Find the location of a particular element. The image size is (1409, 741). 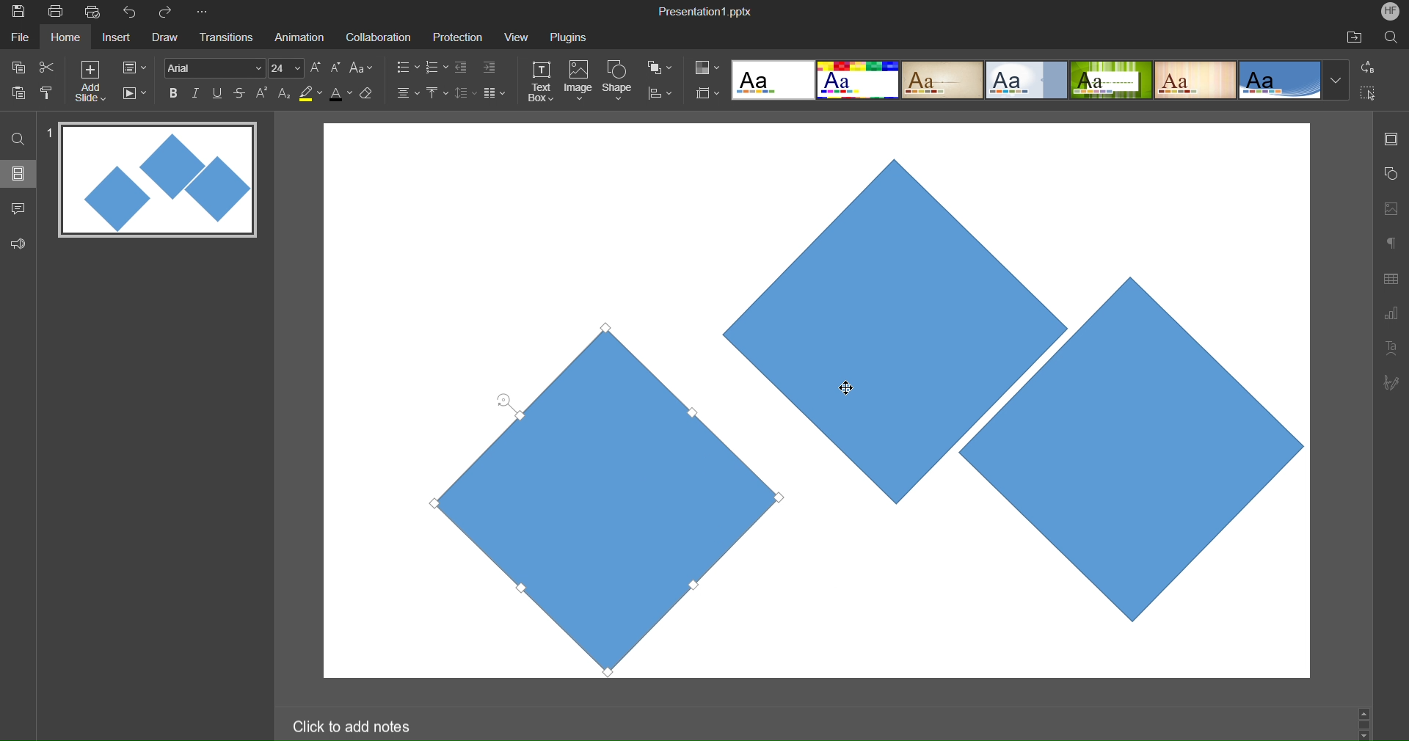

Image Settings is located at coordinates (1388, 208).